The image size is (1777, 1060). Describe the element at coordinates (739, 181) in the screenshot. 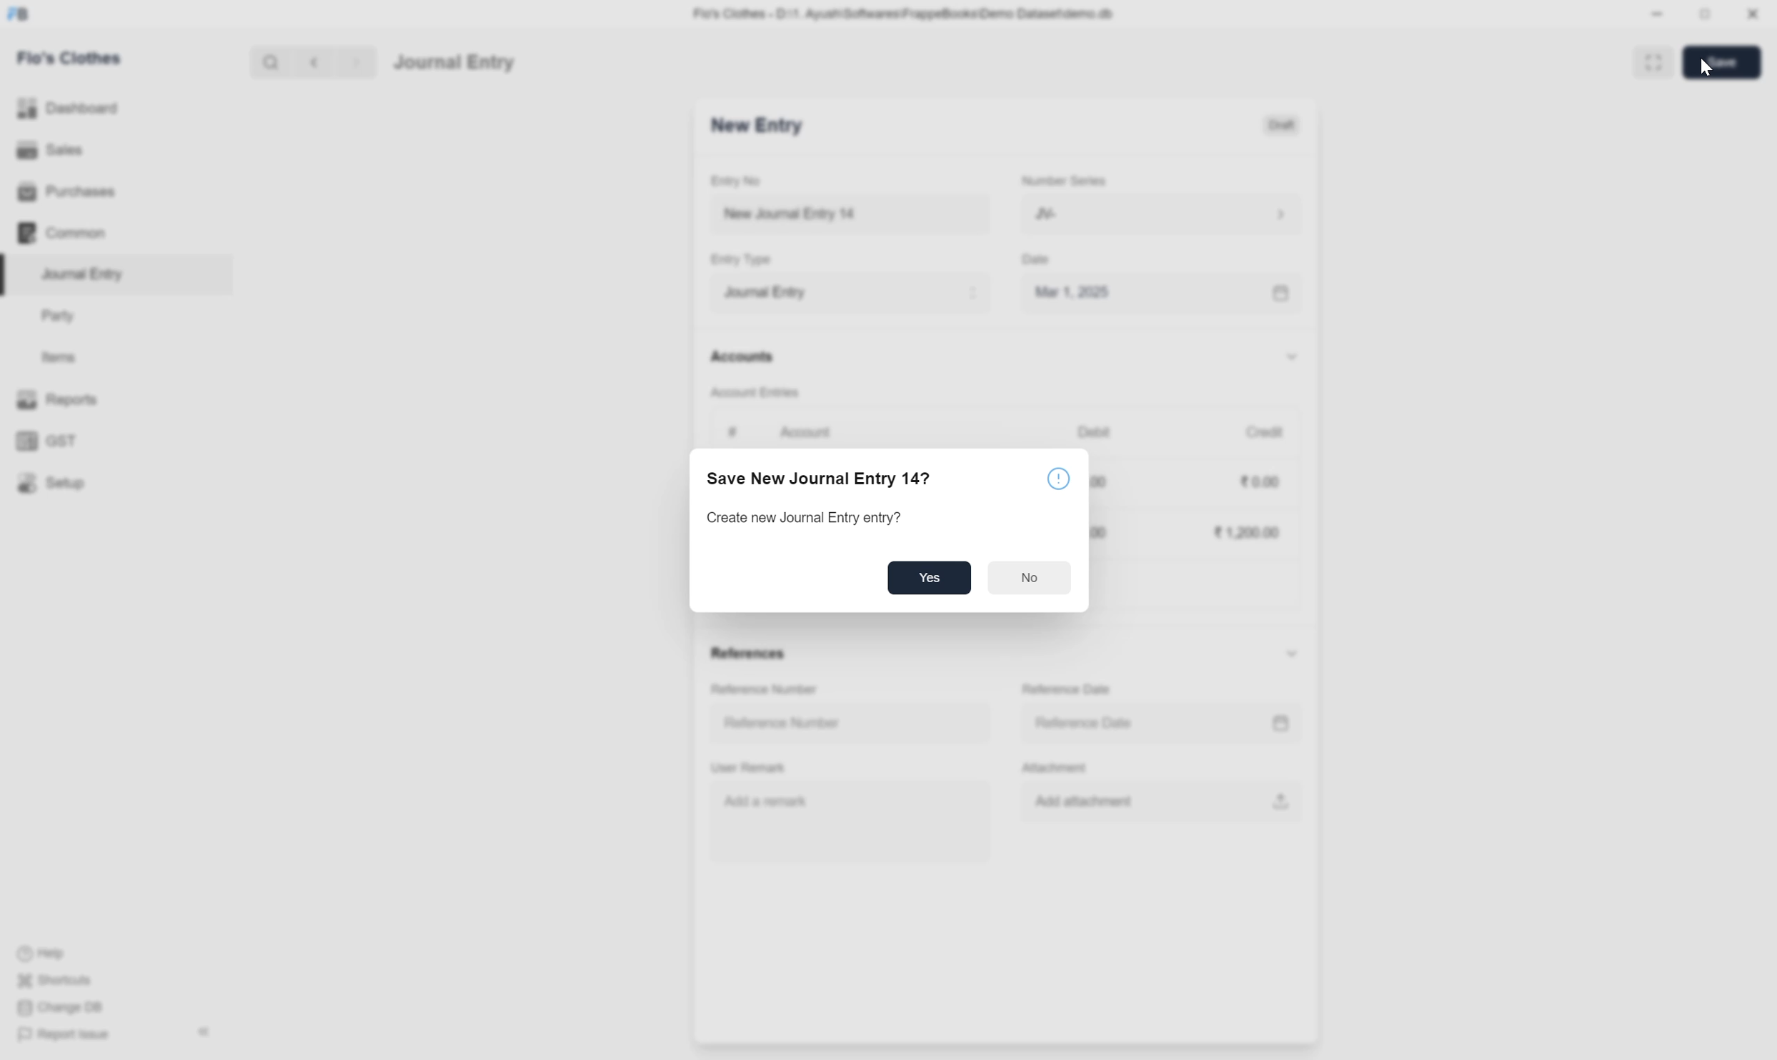

I see `Entry No` at that location.